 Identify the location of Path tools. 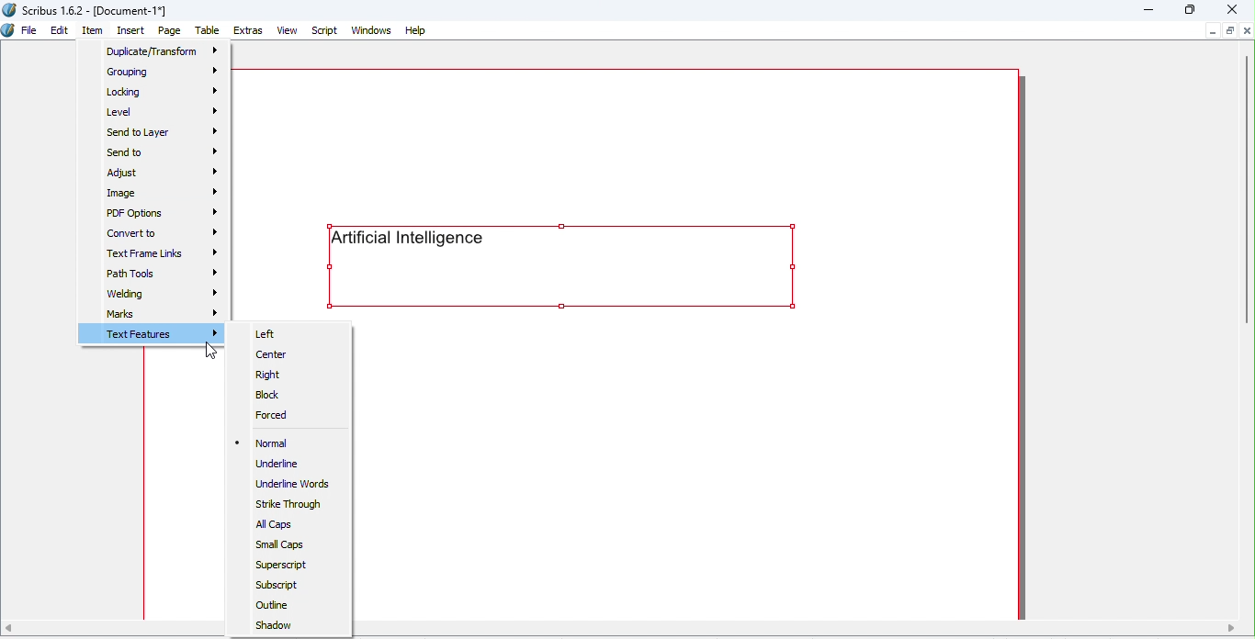
(166, 273).